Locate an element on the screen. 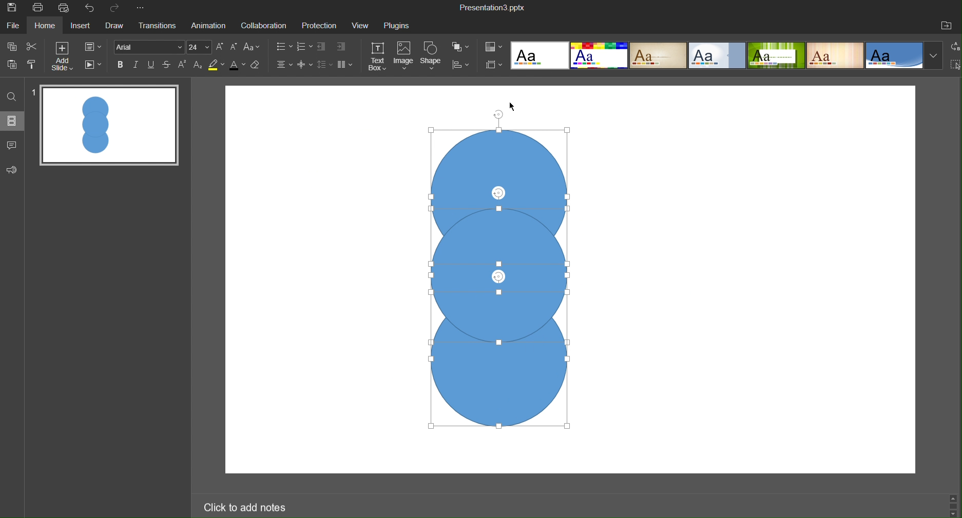 The height and width of the screenshot is (518, 962). Strikethrough is located at coordinates (168, 65).